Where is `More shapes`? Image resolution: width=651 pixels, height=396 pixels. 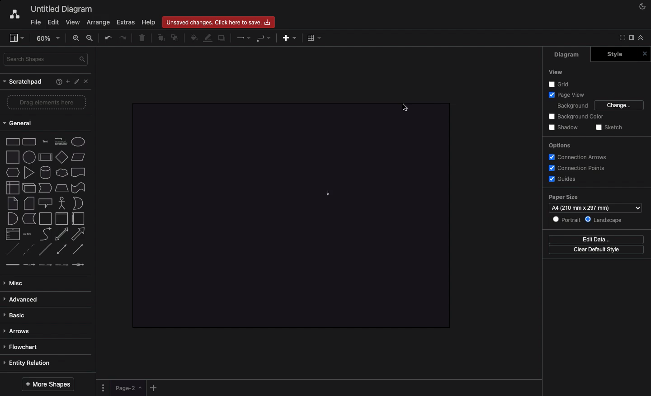 More shapes is located at coordinates (48, 385).